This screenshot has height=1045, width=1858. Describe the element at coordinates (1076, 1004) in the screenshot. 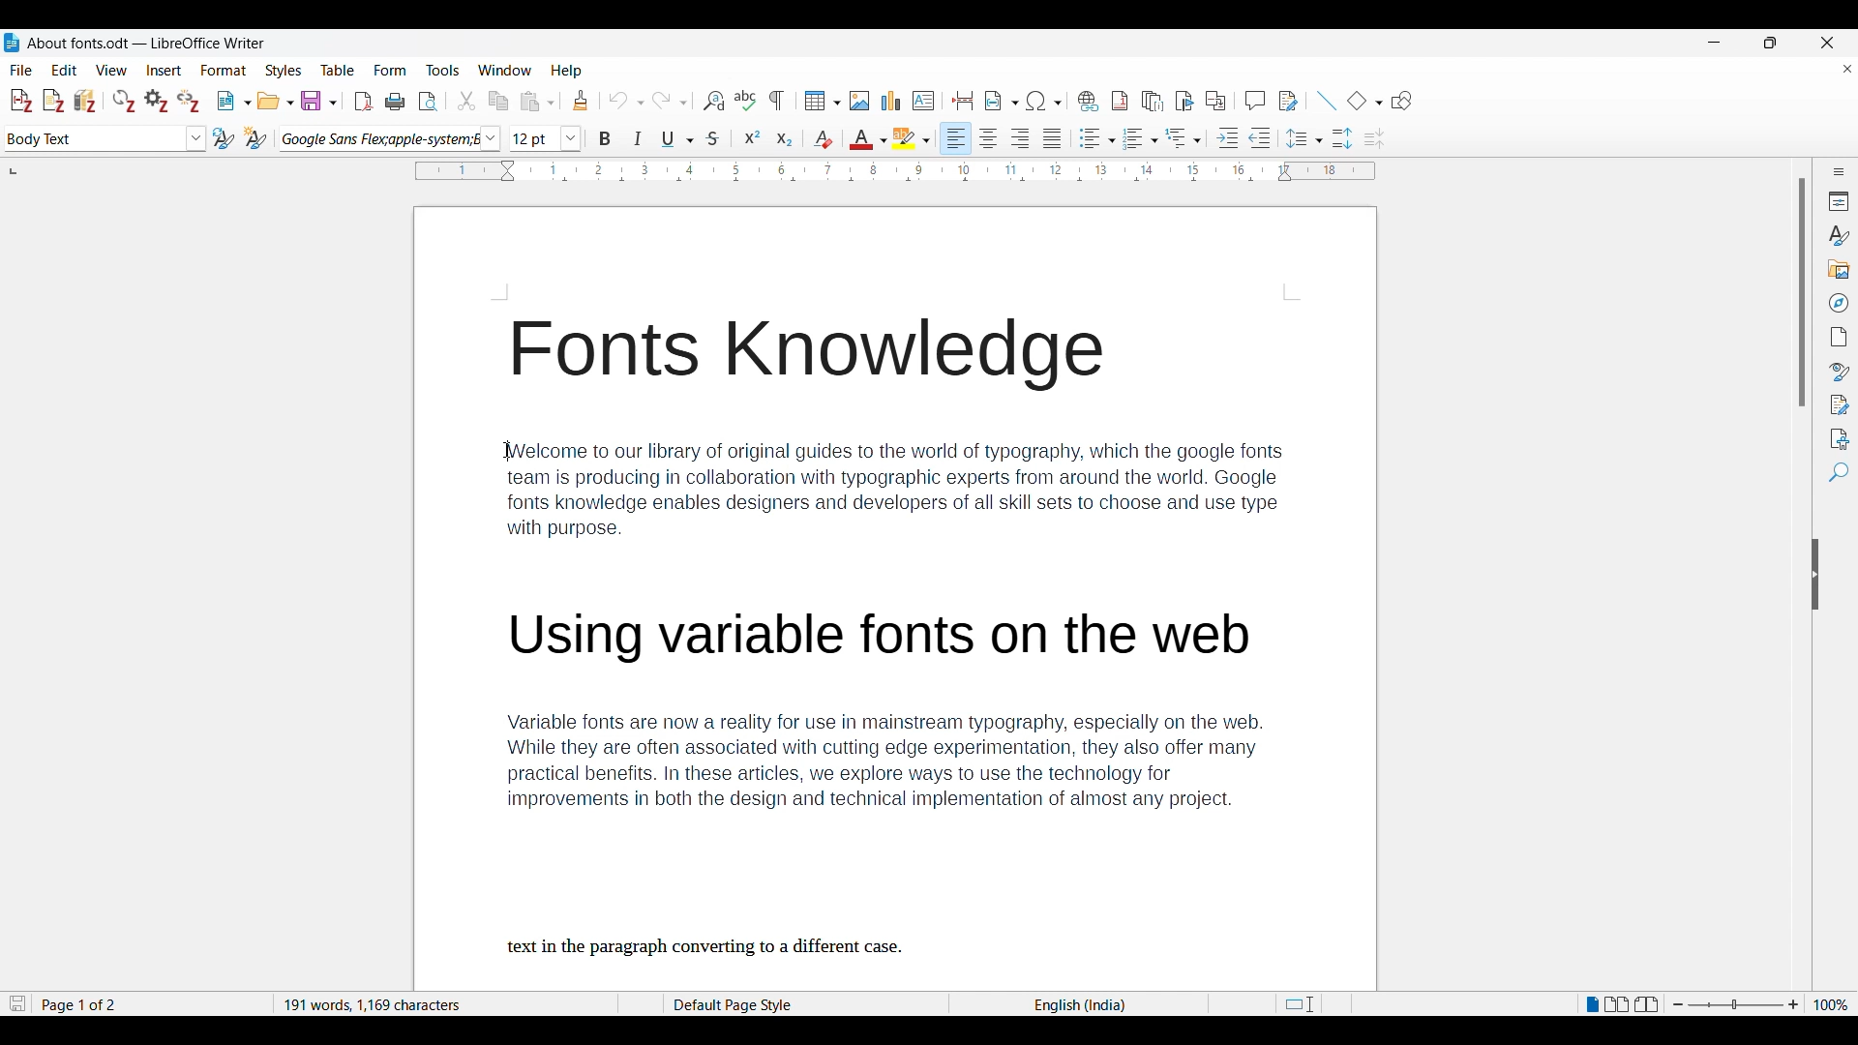

I see `English(India)` at that location.